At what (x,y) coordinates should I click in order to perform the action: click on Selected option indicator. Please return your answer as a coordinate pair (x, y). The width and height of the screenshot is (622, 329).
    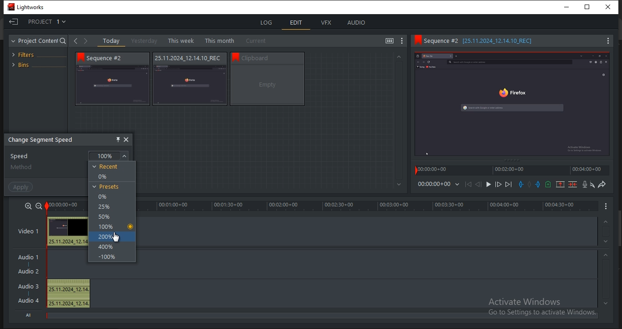
    Looking at the image, I should click on (129, 226).